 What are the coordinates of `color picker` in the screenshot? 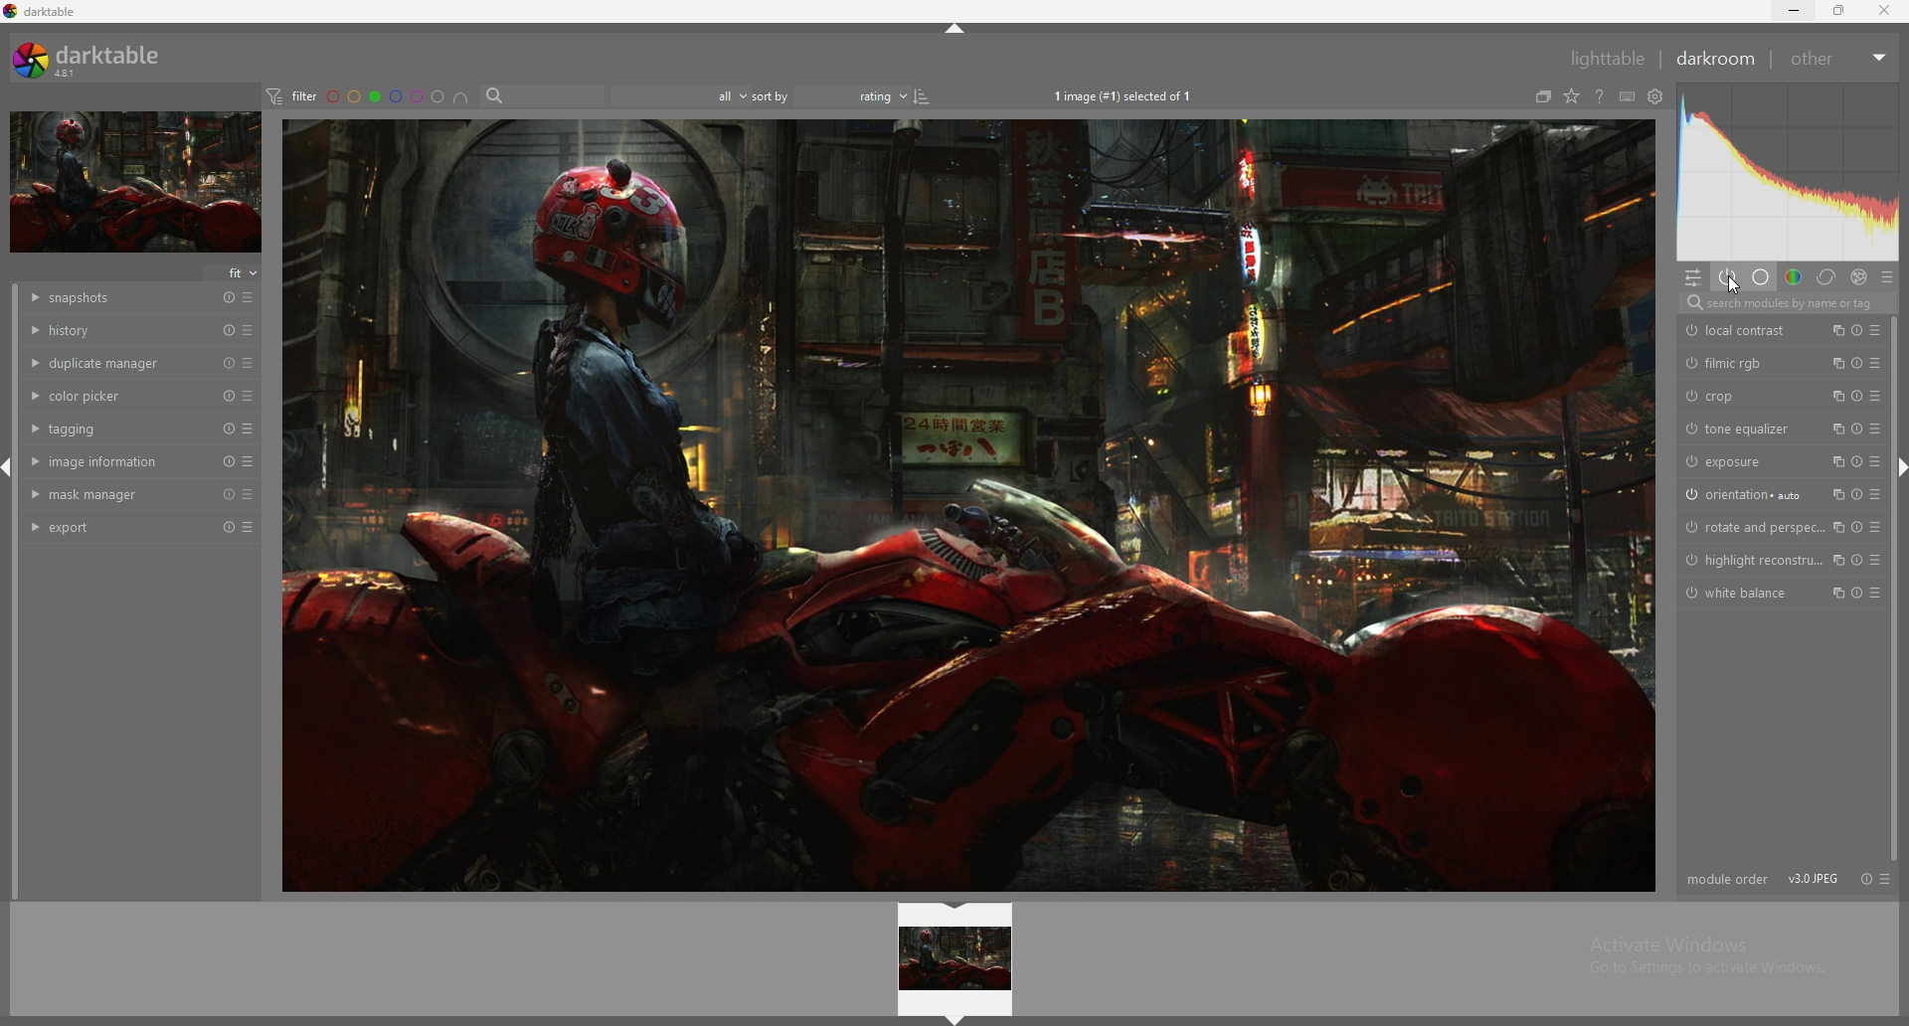 It's located at (118, 394).